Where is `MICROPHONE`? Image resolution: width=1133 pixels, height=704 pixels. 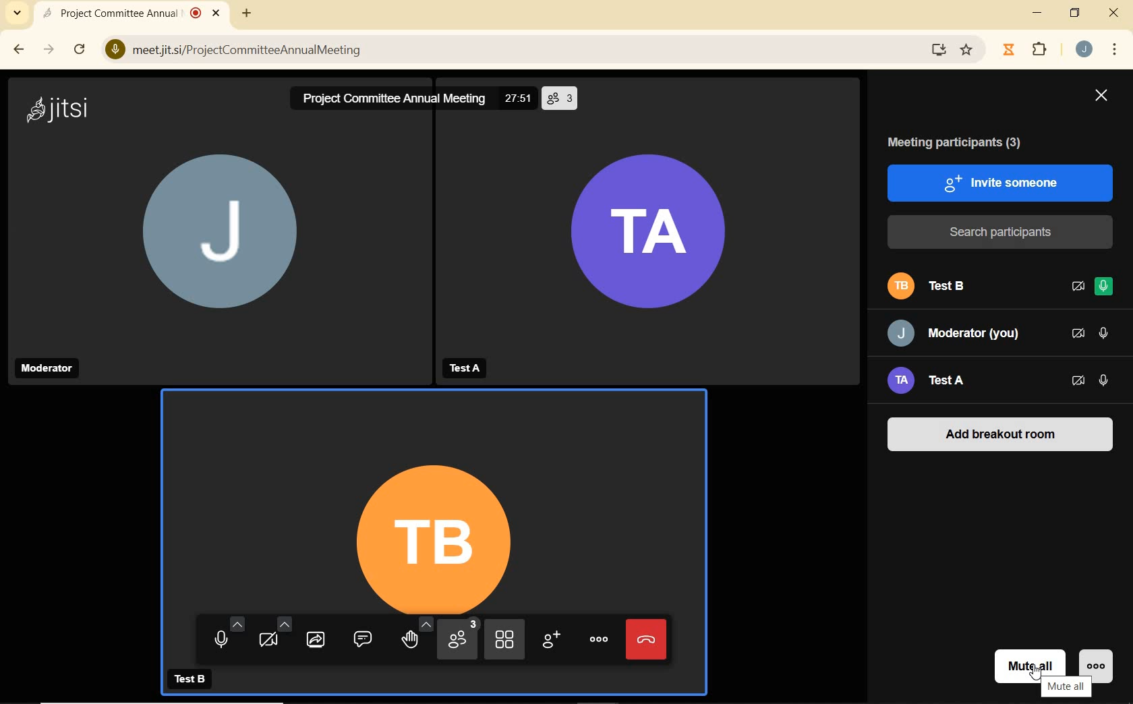
MICROPHONE is located at coordinates (1105, 288).